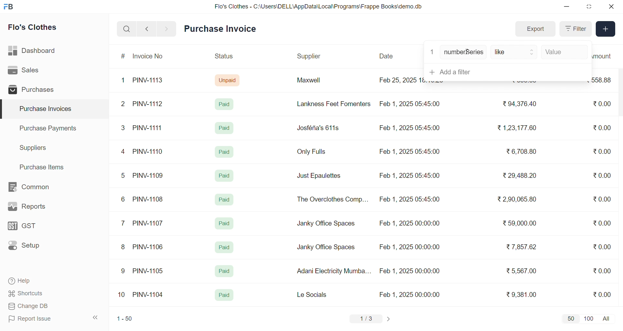 The width and height of the screenshot is (623, 331). What do you see at coordinates (34, 208) in the screenshot?
I see `Reports` at bounding box center [34, 208].